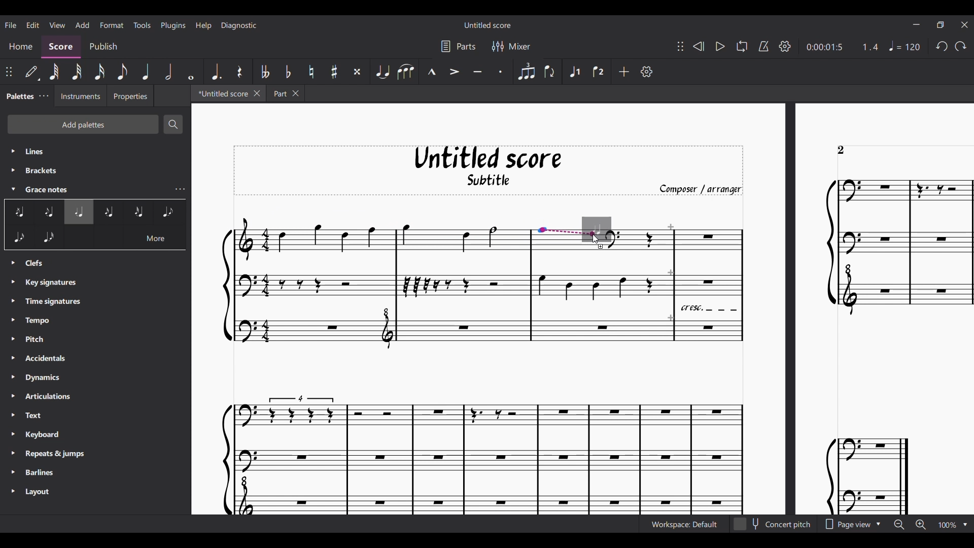 This screenshot has height=548, width=974. What do you see at coordinates (681, 527) in the screenshot?
I see `current workspace setting` at bounding box center [681, 527].